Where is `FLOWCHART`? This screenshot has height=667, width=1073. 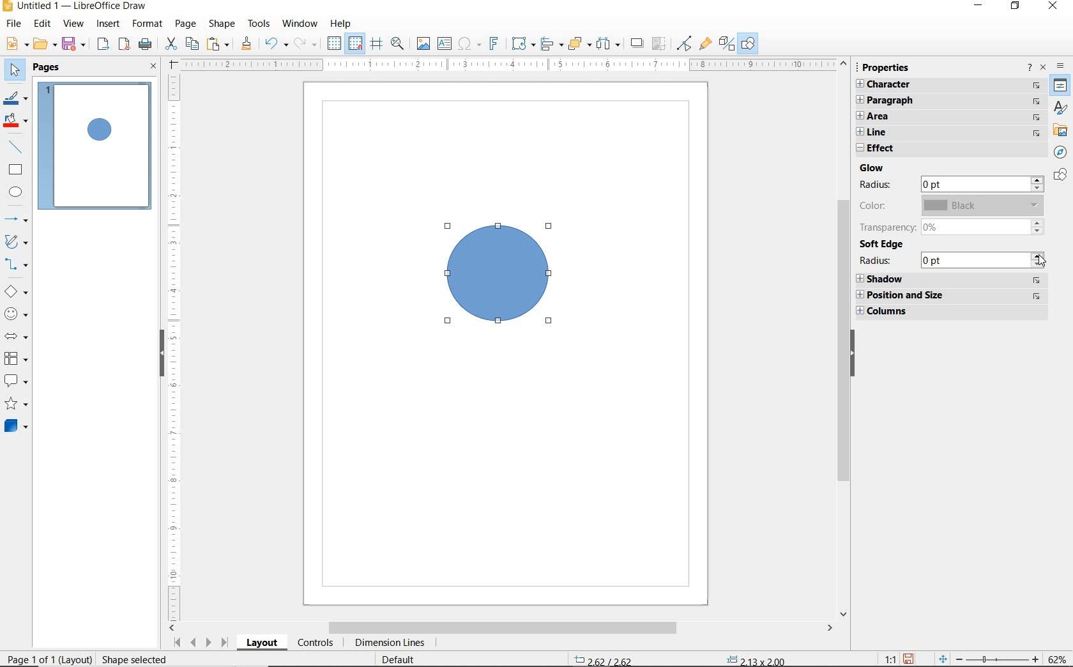 FLOWCHART is located at coordinates (15, 359).